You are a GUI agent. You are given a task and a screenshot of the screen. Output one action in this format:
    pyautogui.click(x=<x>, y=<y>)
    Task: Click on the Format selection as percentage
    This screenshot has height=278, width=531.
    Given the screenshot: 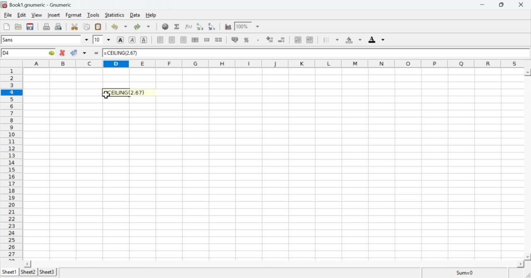 What is the action you would take?
    pyautogui.click(x=246, y=41)
    